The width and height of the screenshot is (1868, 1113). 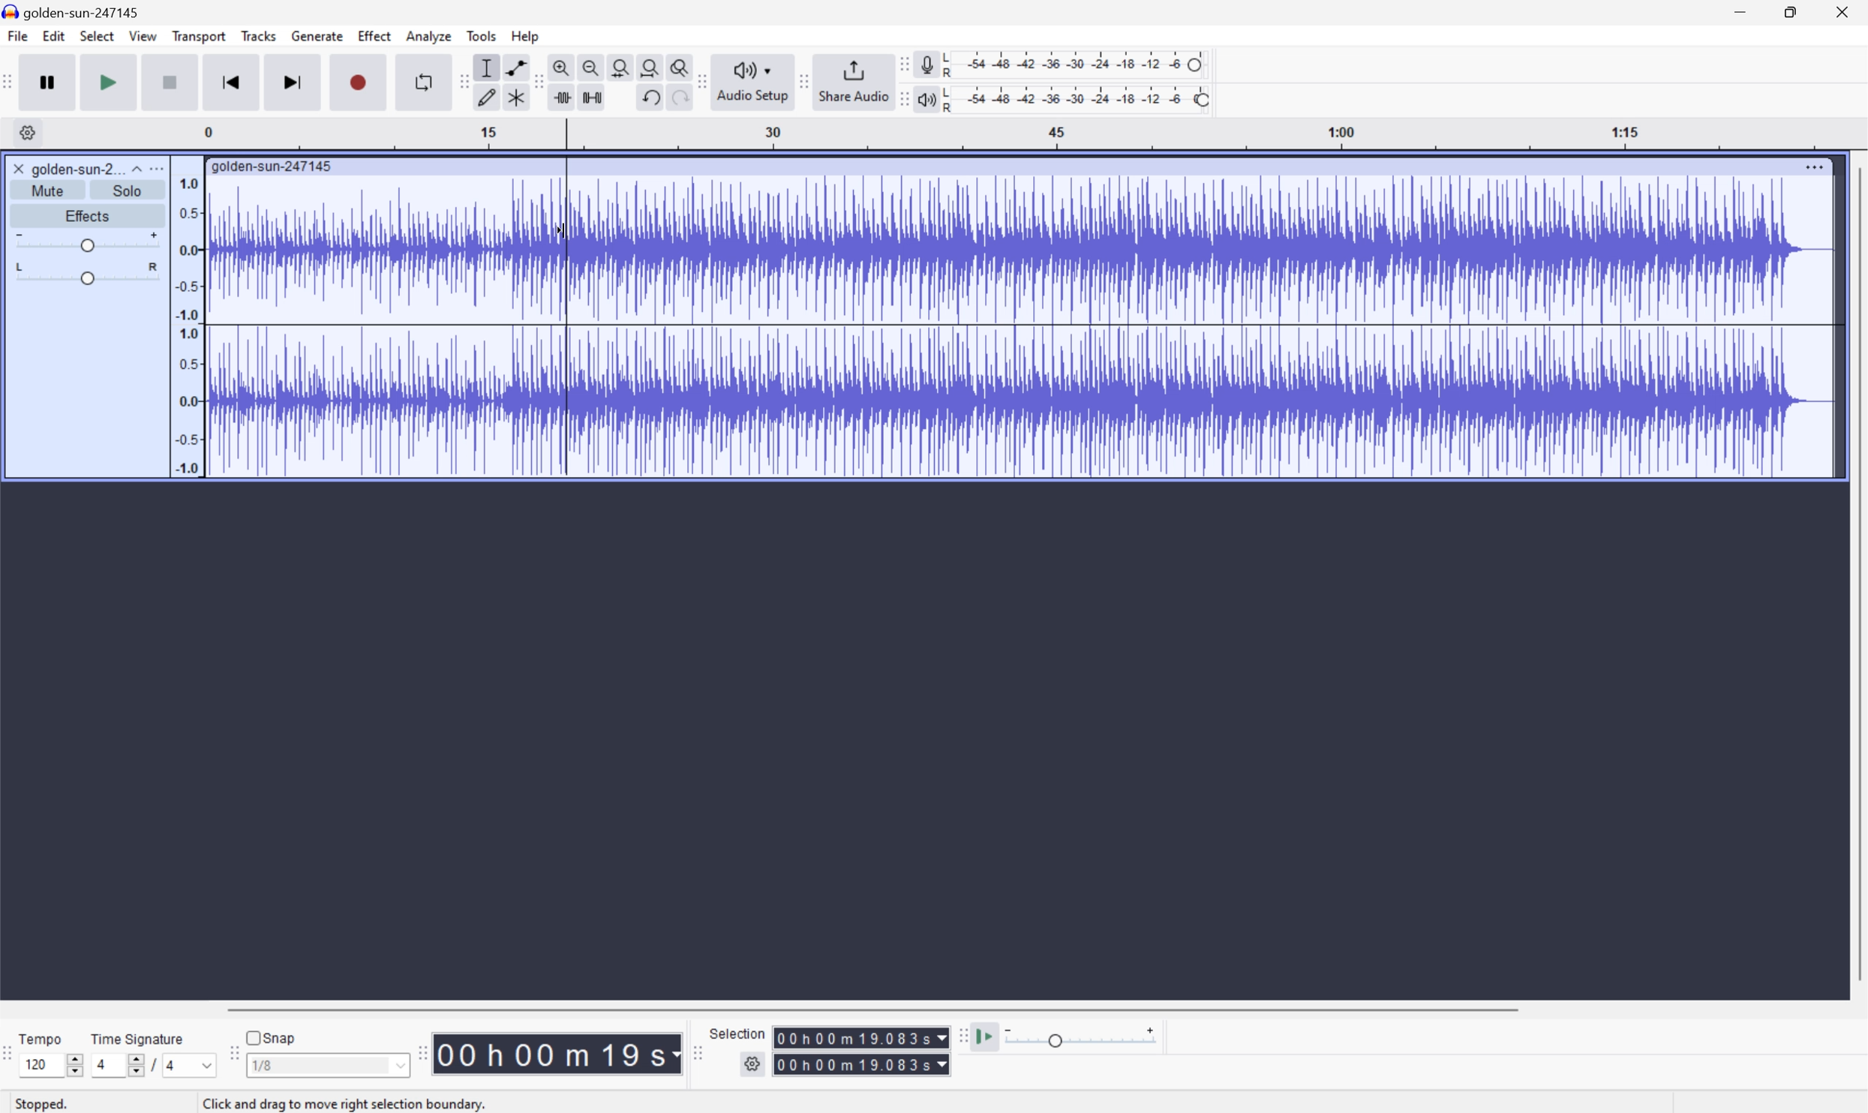 What do you see at coordinates (961, 1036) in the screenshot?
I see `Audacity play at speed toolbar` at bounding box center [961, 1036].